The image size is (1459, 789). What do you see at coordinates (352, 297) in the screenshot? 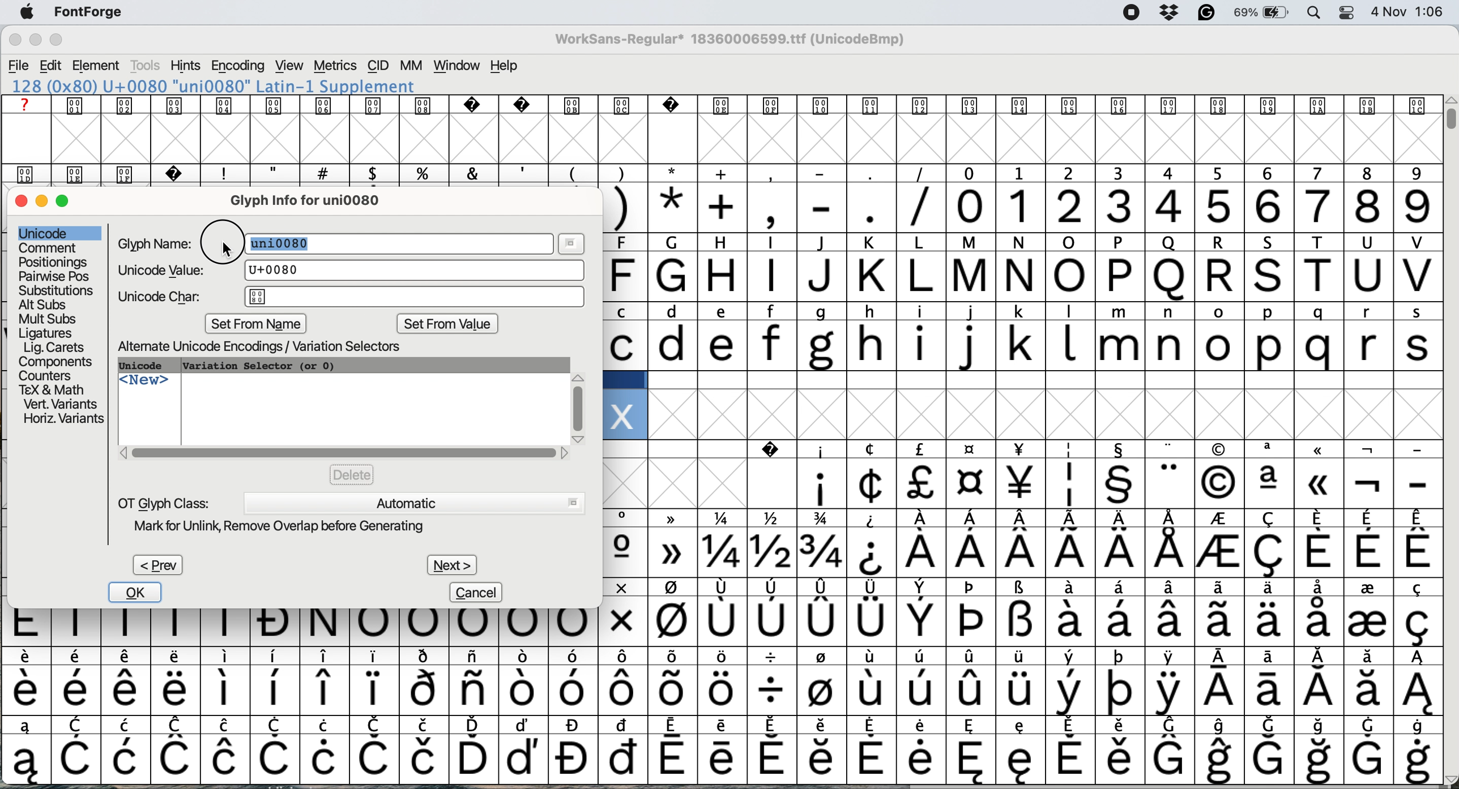
I see `unicode char` at bounding box center [352, 297].